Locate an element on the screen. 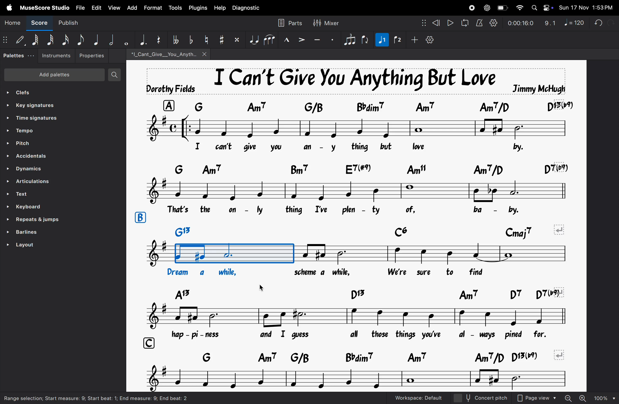 The image size is (619, 404). parts is located at coordinates (291, 22).